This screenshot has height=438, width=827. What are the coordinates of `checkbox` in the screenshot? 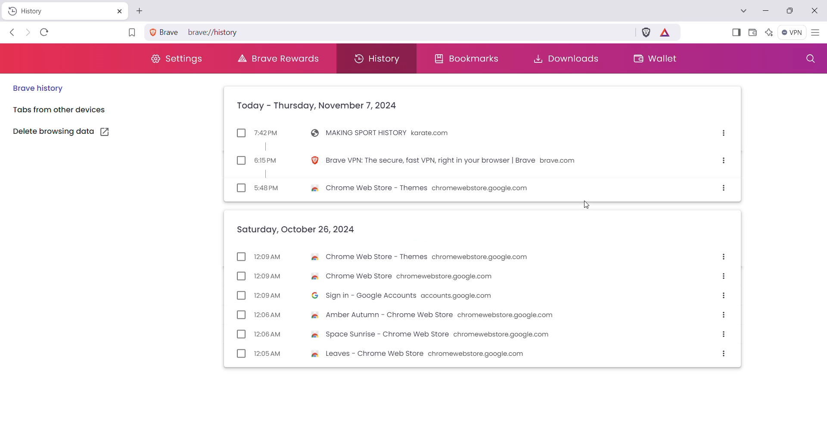 It's located at (240, 188).